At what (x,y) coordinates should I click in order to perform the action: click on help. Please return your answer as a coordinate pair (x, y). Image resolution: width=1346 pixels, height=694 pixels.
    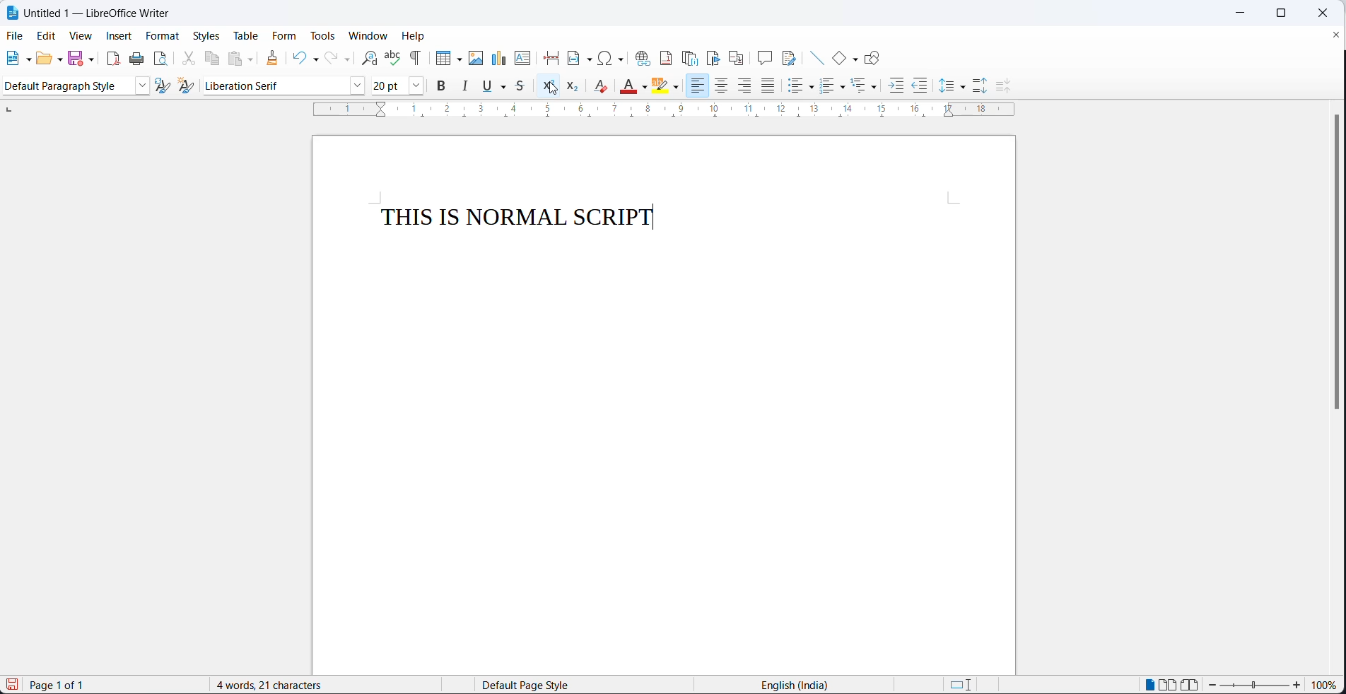
    Looking at the image, I should click on (414, 35).